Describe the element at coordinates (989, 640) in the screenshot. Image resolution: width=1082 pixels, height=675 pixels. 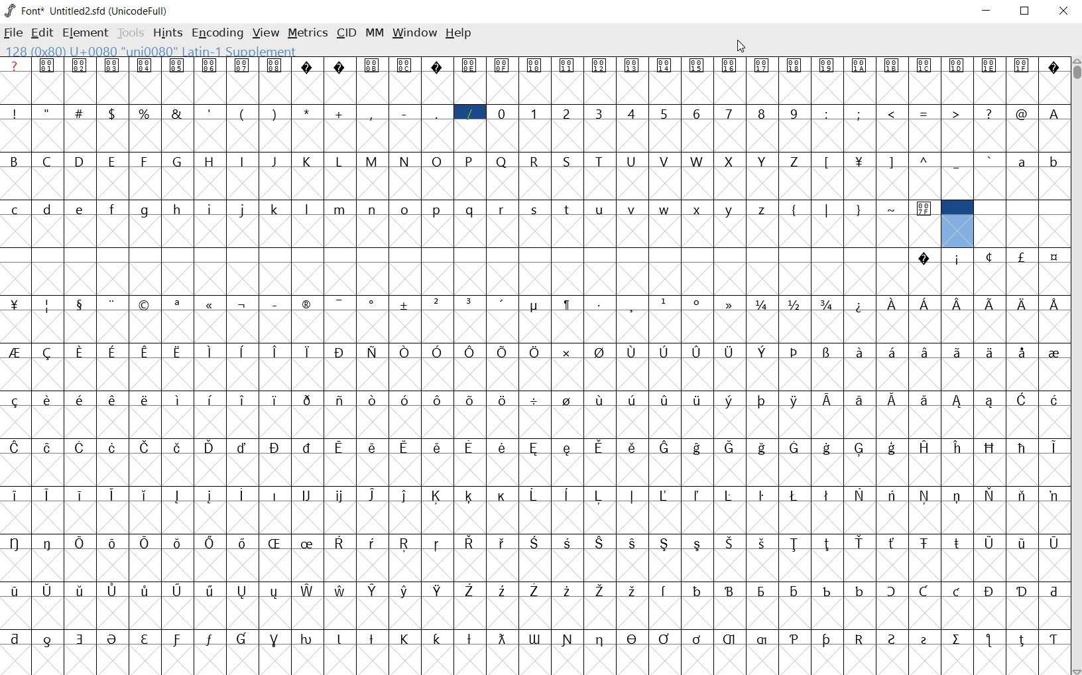
I see `Symbol` at that location.